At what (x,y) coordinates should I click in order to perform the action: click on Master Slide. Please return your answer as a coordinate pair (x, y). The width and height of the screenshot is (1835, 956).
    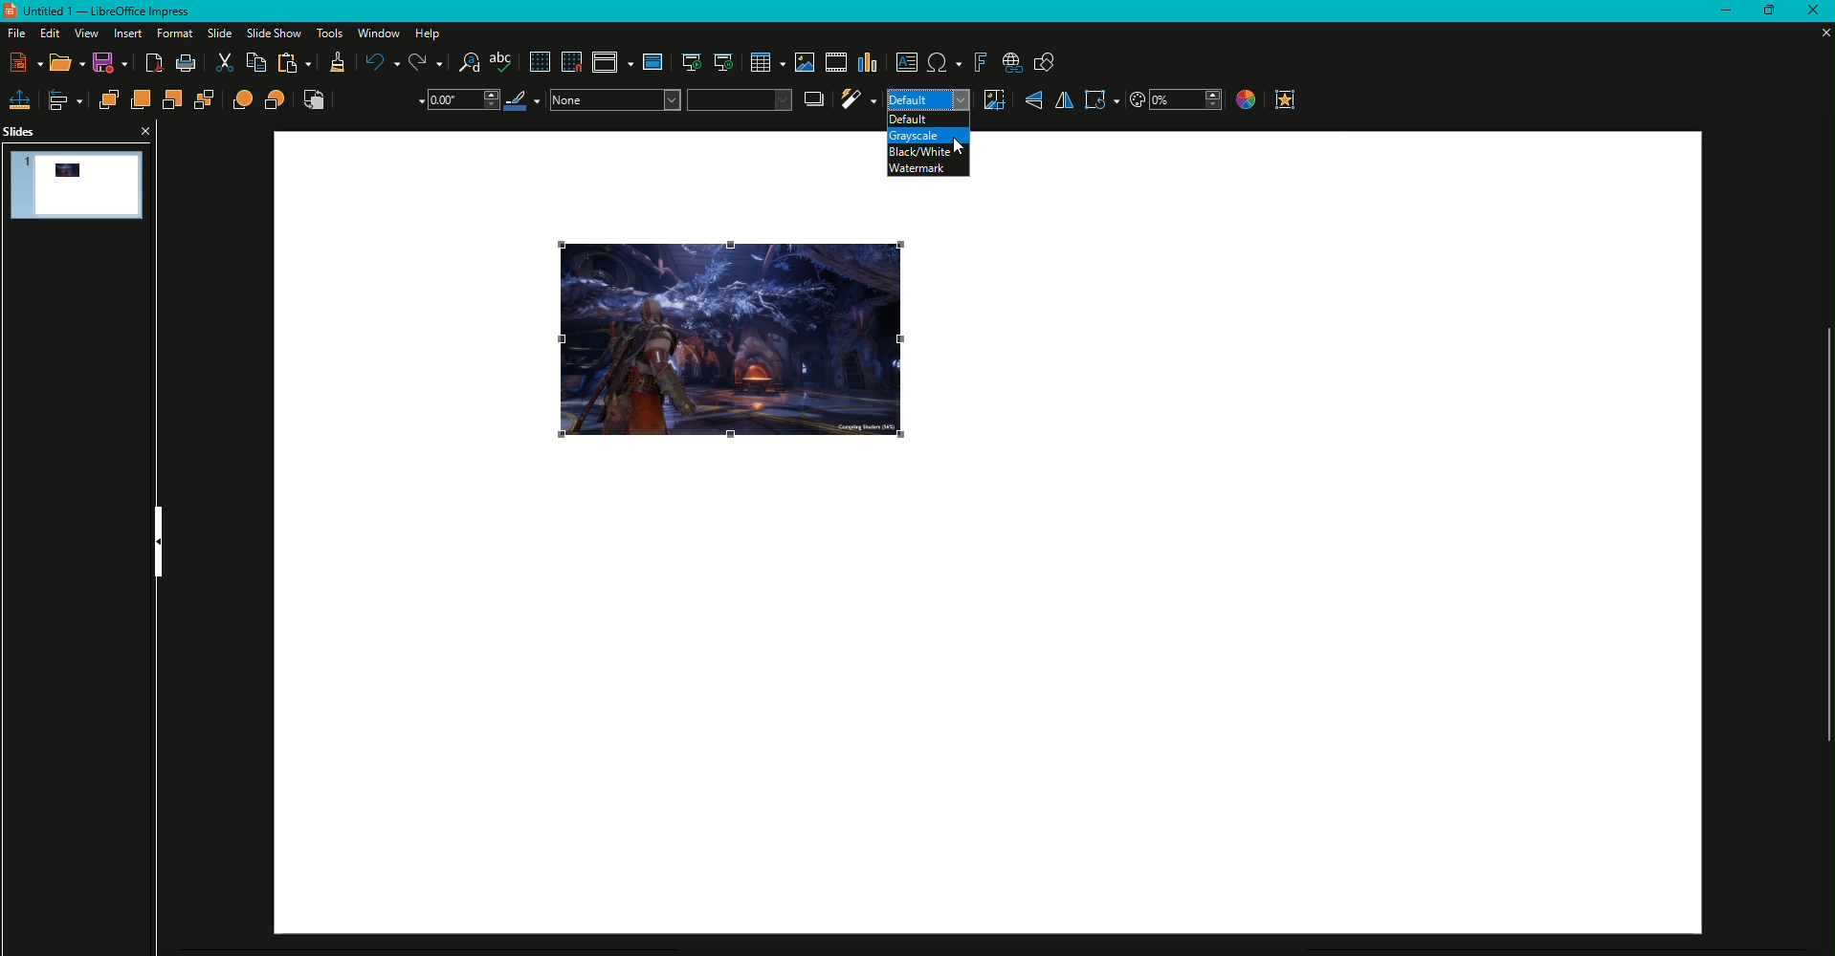
    Looking at the image, I should click on (653, 62).